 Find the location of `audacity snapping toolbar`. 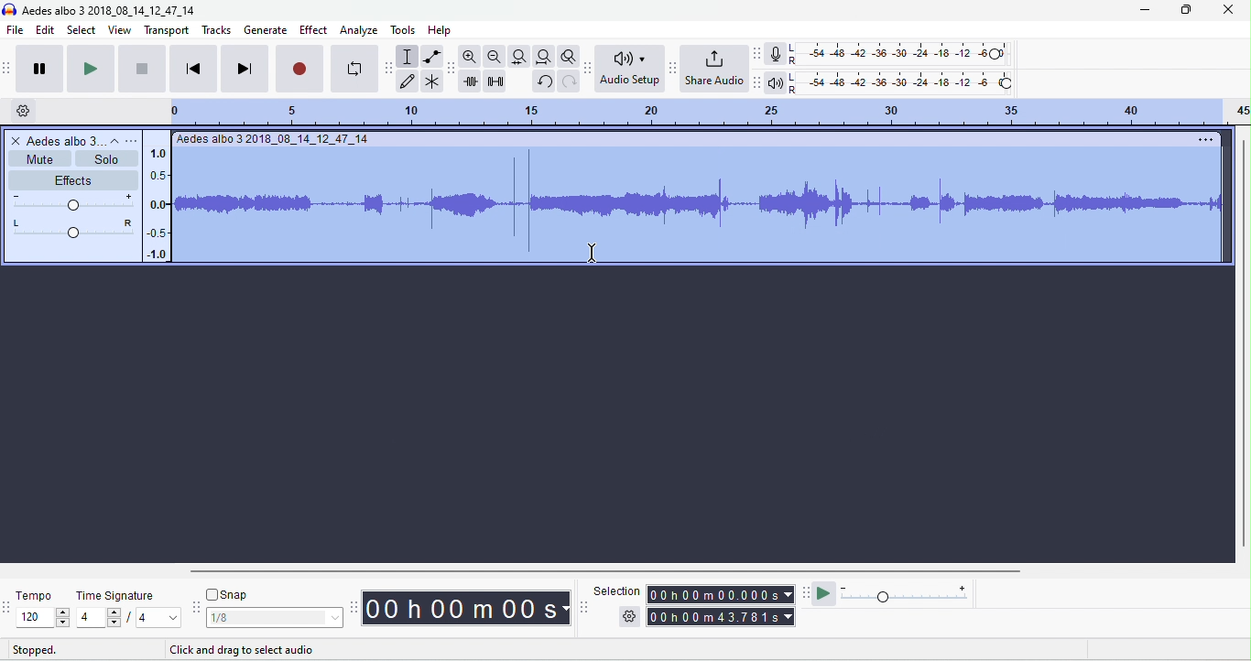

audacity snapping toolbar is located at coordinates (197, 607).